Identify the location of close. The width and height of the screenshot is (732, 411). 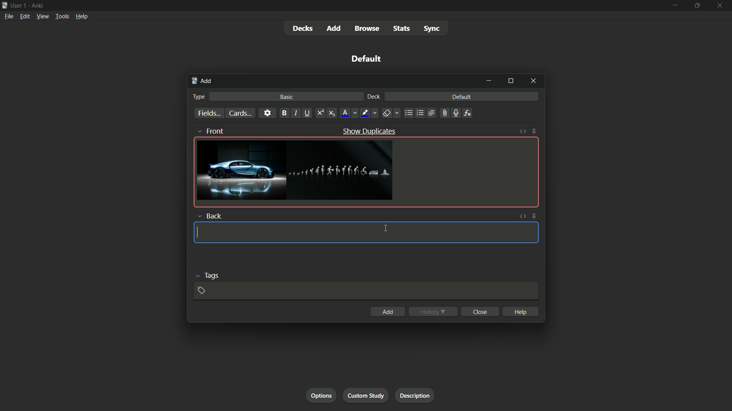
(480, 311).